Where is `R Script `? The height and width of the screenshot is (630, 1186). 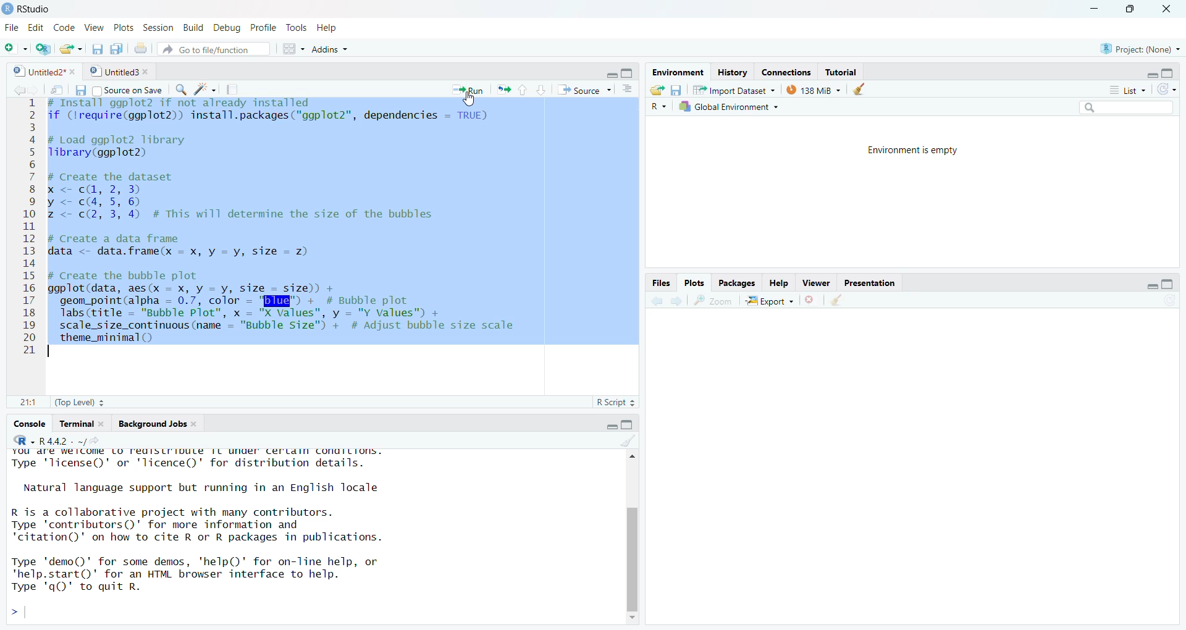
R Script  is located at coordinates (612, 404).